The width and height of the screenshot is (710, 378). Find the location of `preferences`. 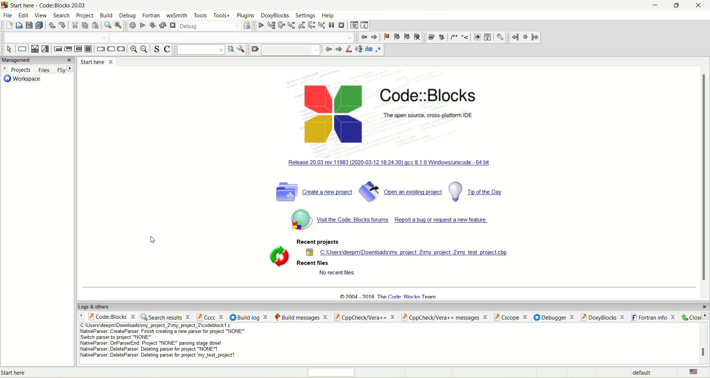

preferences is located at coordinates (500, 37).